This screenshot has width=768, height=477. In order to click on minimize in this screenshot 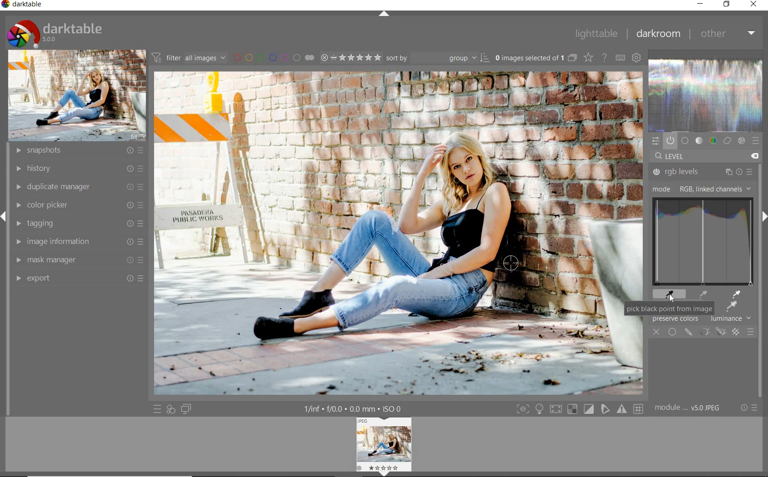, I will do `click(700, 5)`.